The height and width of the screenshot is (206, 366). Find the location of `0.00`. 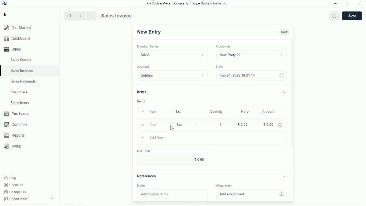

0.00 is located at coordinates (268, 124).